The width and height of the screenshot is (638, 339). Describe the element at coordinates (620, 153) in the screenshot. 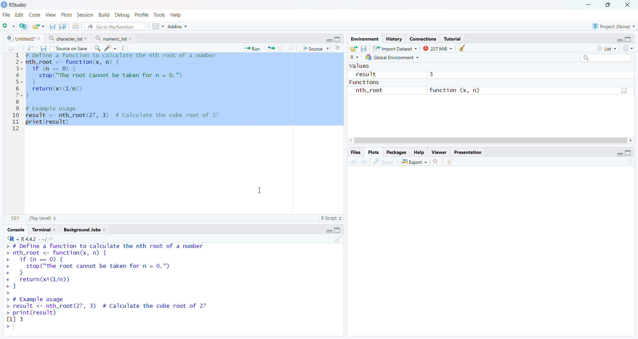

I see `Hide` at that location.